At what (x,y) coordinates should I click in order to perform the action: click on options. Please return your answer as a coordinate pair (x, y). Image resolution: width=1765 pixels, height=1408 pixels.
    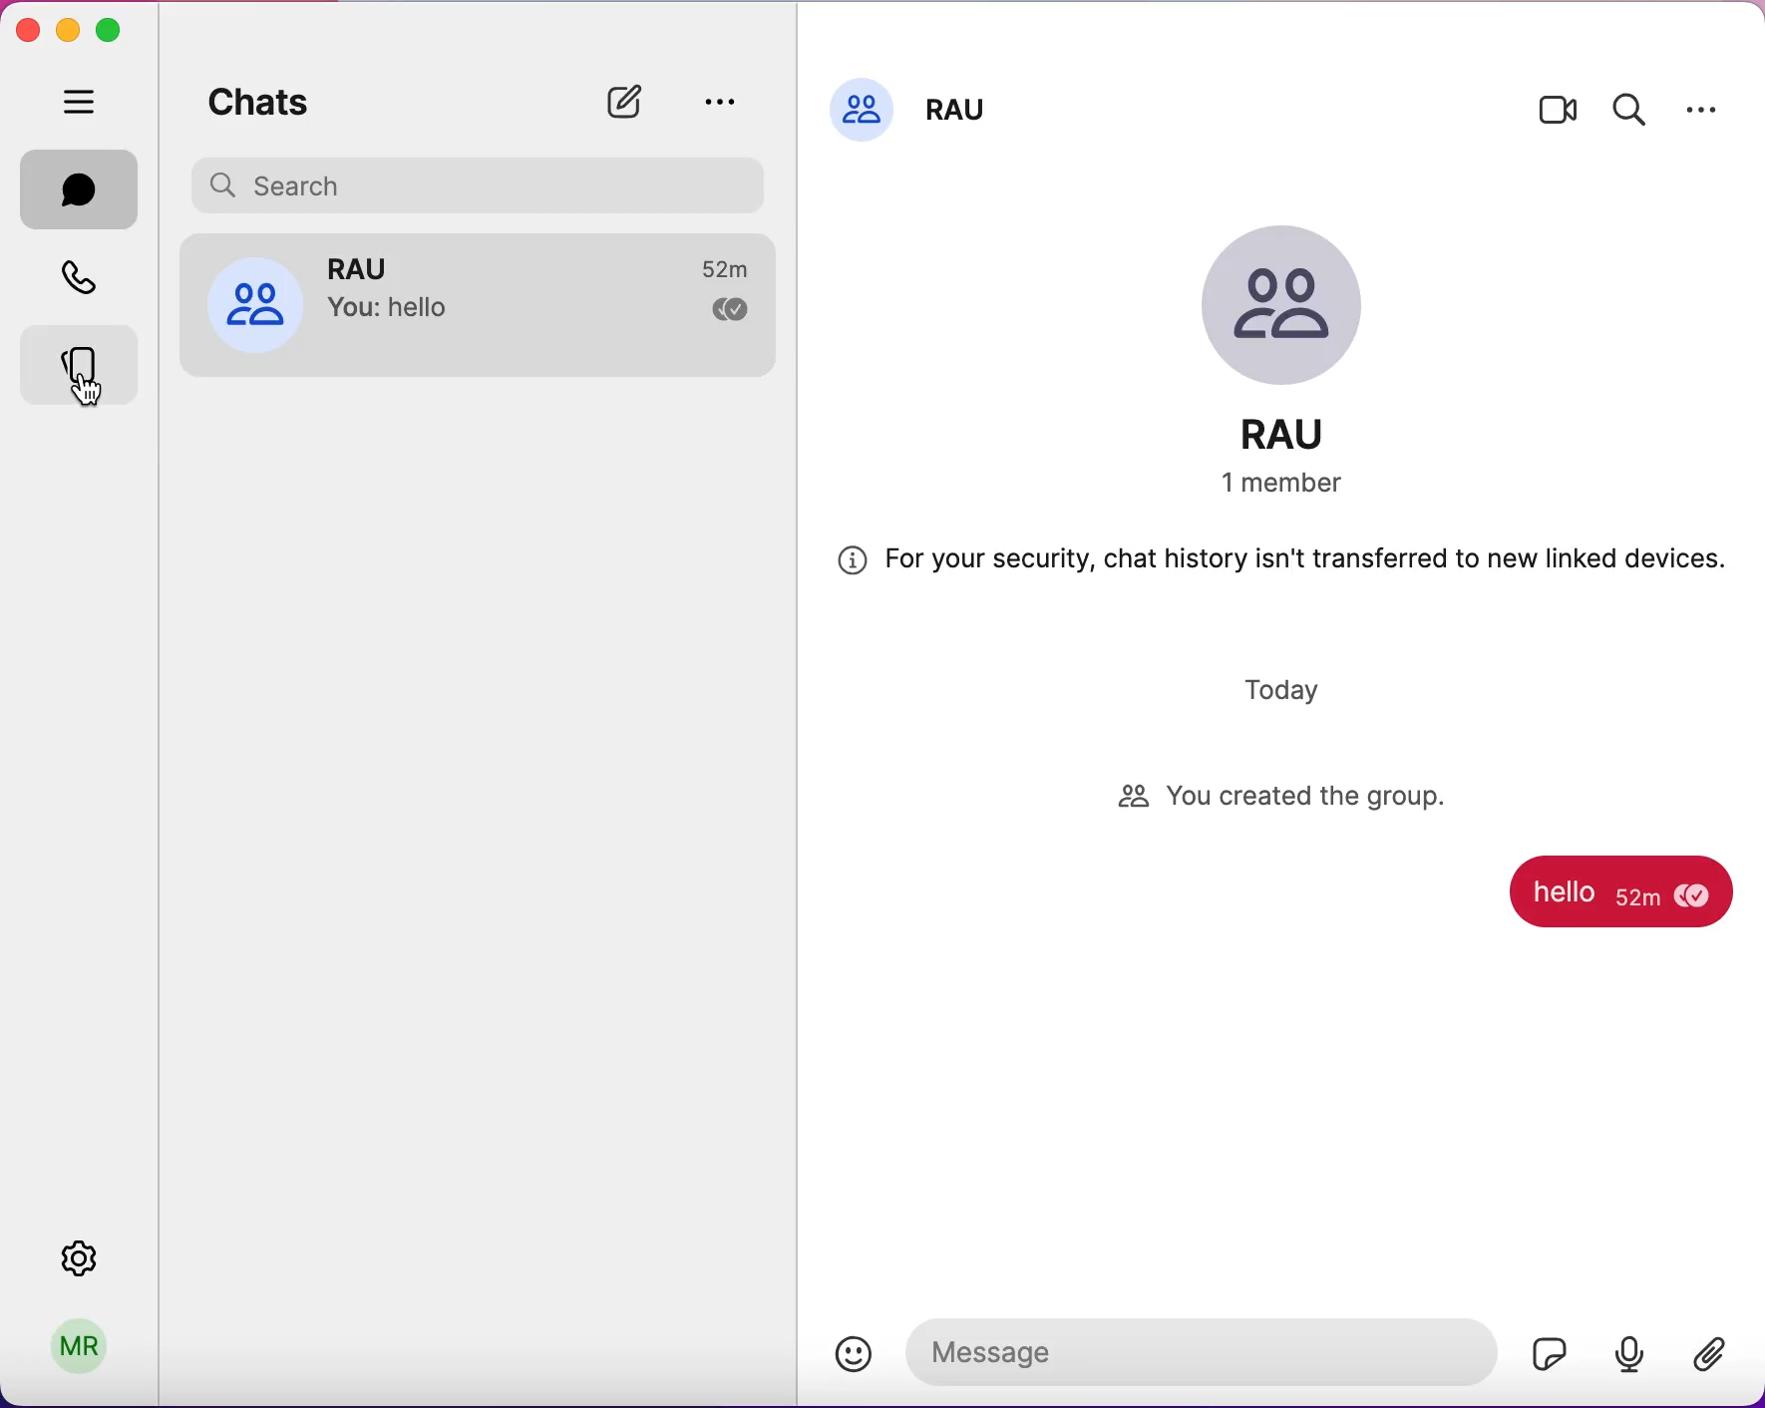
    Looking at the image, I should click on (1713, 110).